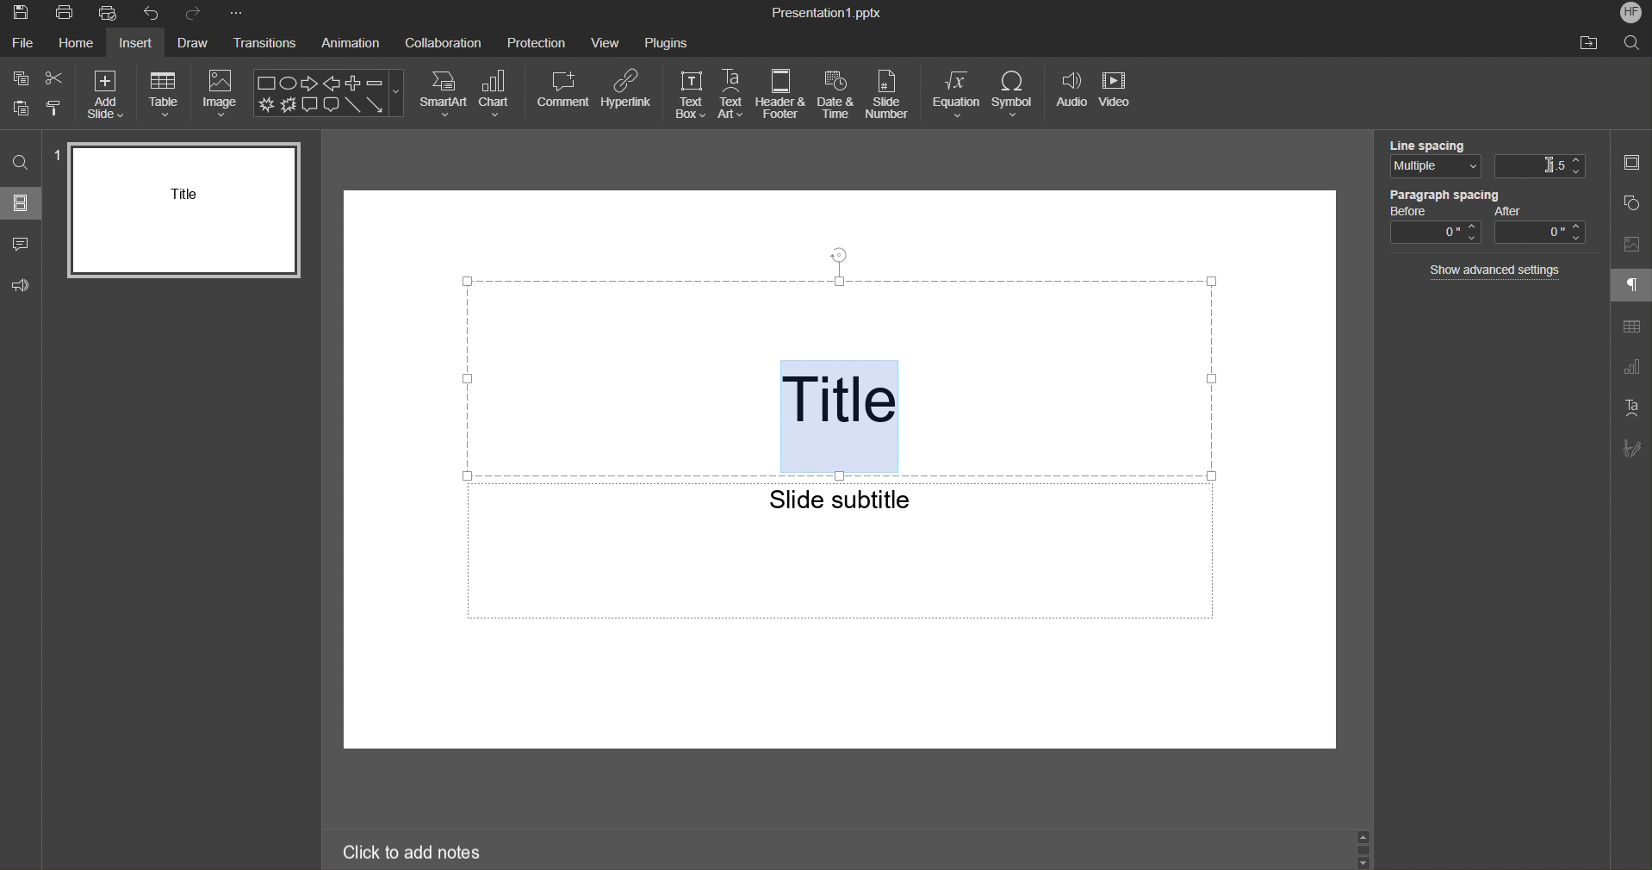 The width and height of the screenshot is (1652, 870). I want to click on Collaboration, so click(447, 46).